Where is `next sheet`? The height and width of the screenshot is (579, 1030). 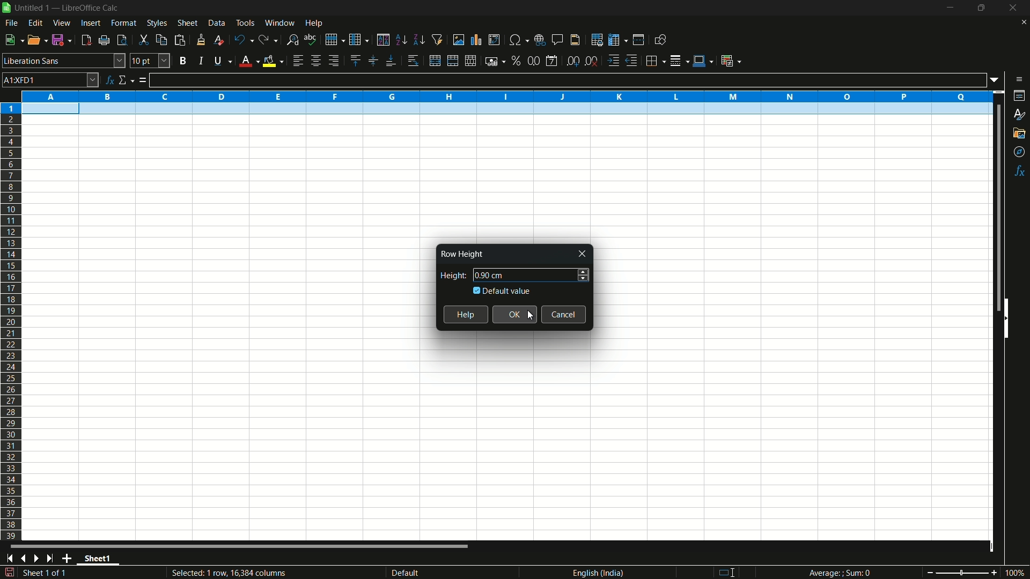 next sheet is located at coordinates (39, 558).